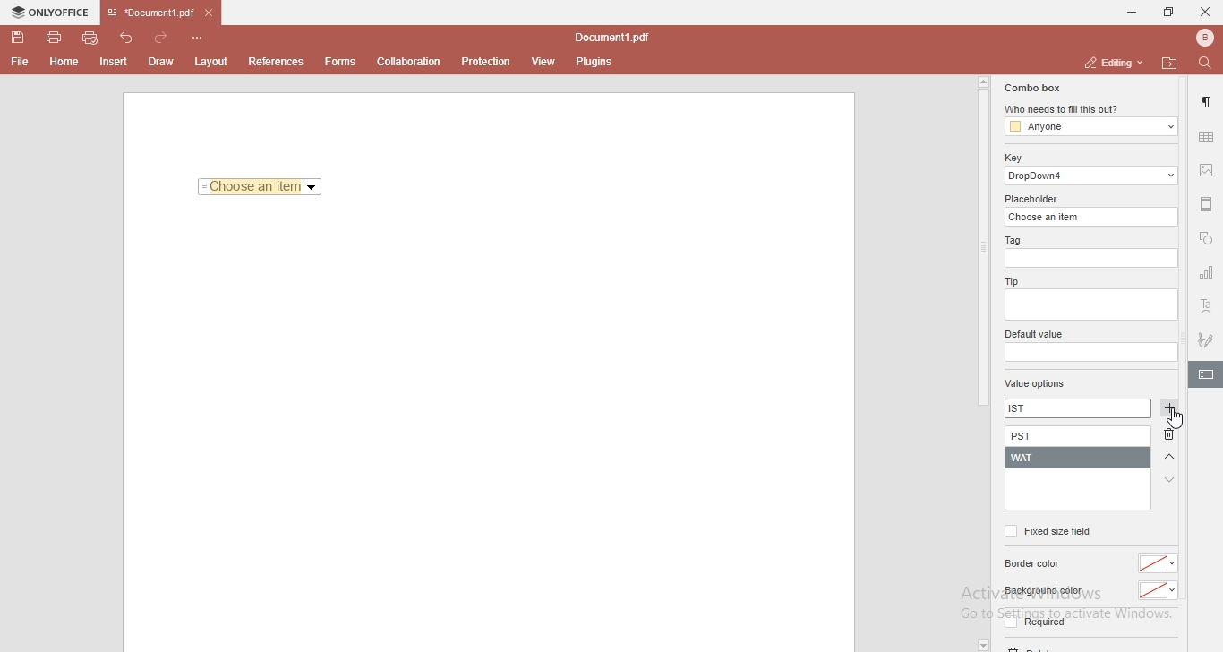  Describe the element at coordinates (1205, 11) in the screenshot. I see `close` at that location.